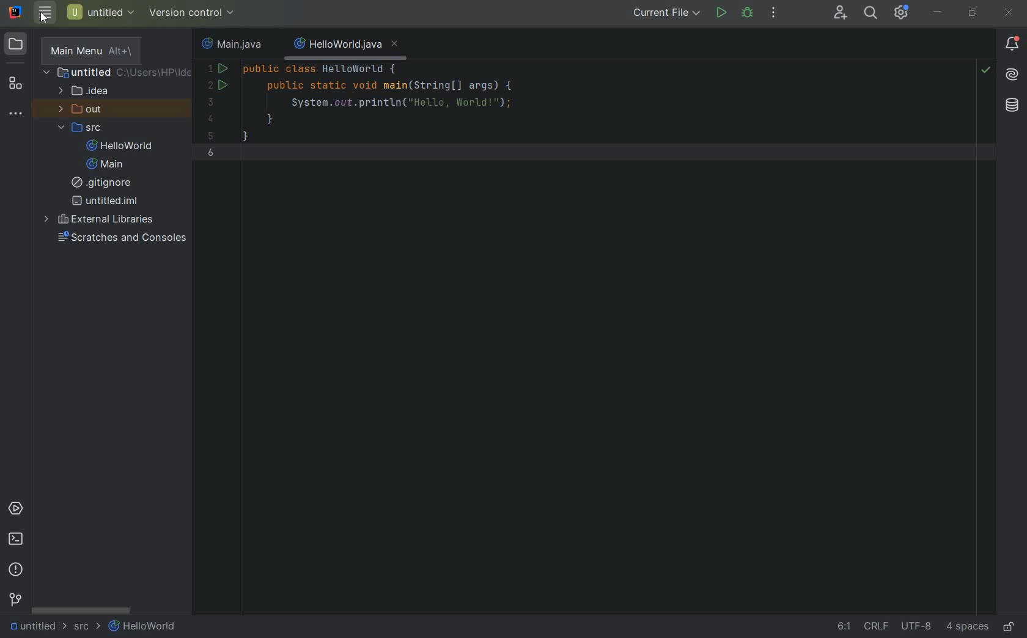  Describe the element at coordinates (103, 184) in the screenshot. I see `.GITIGNORE` at that location.